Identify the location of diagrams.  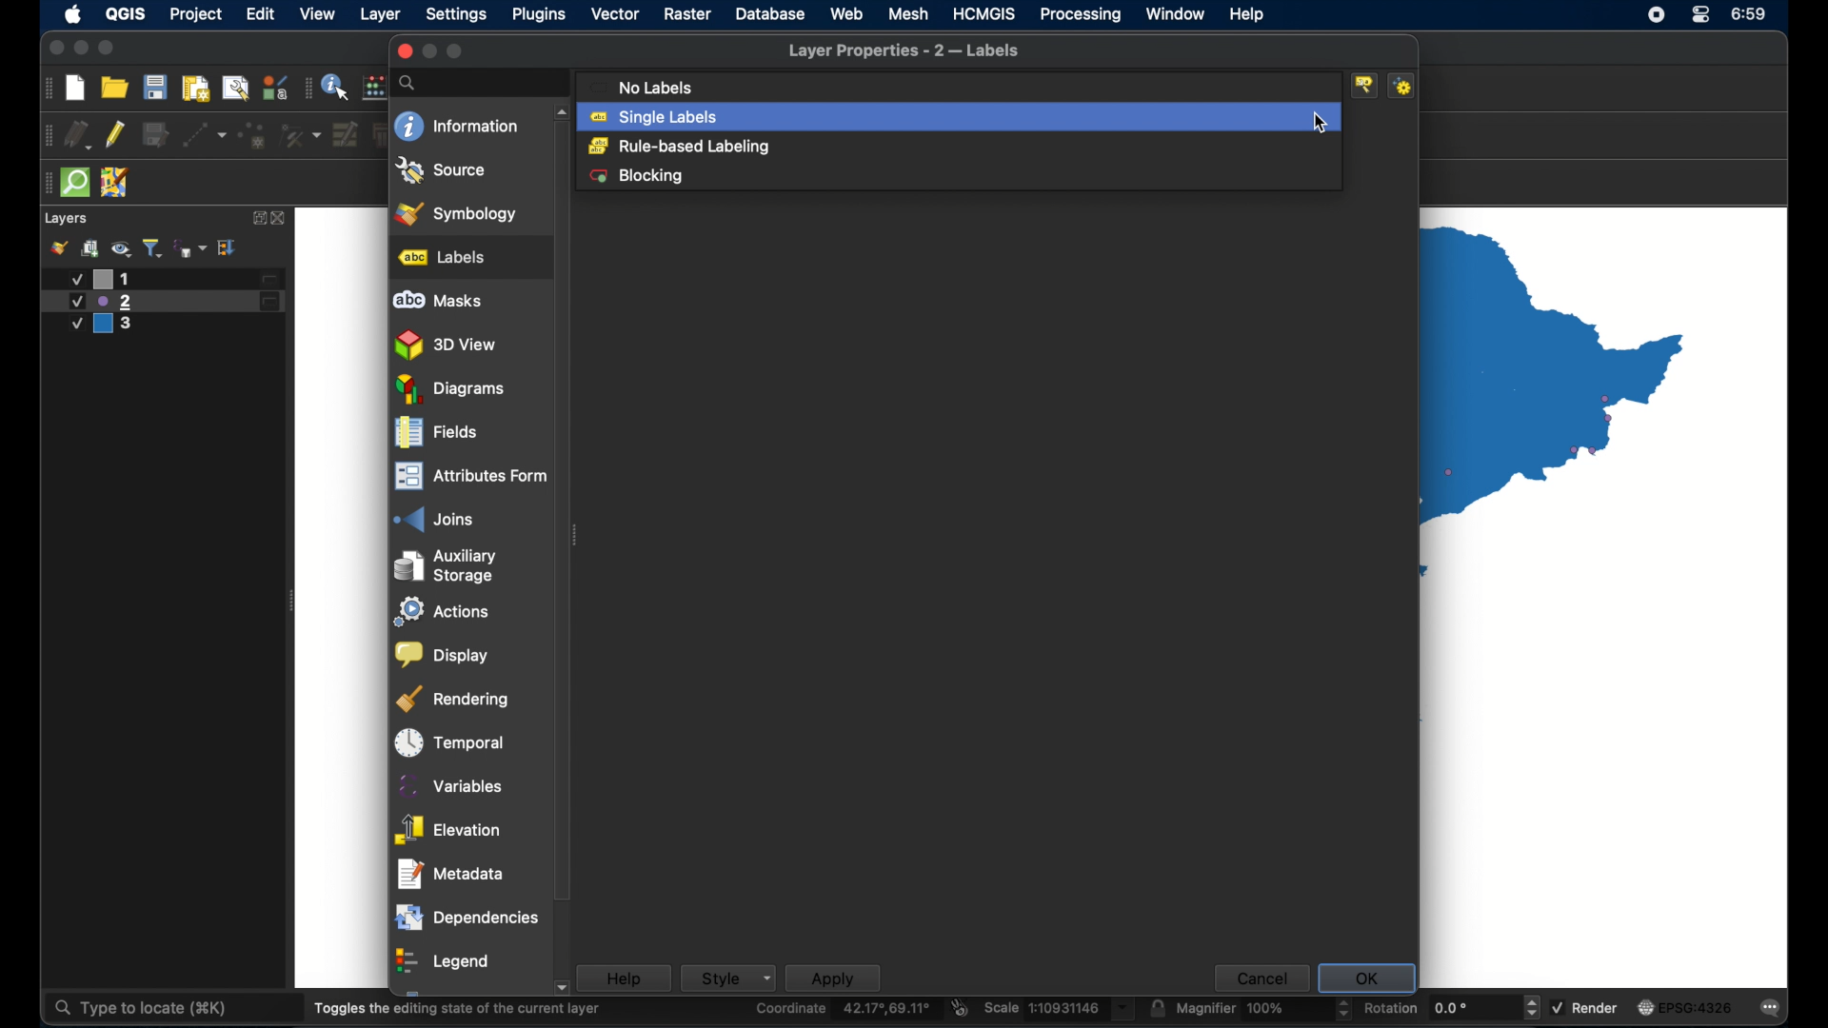
(450, 389).